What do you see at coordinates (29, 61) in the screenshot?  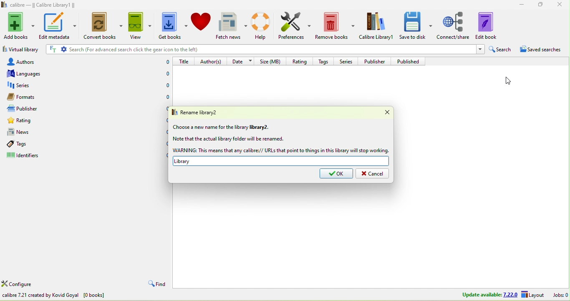 I see `authors` at bounding box center [29, 61].